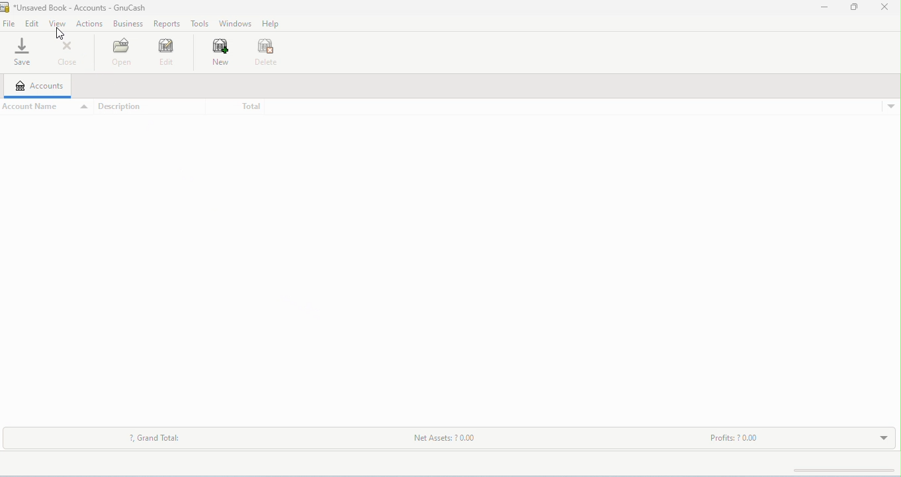 The width and height of the screenshot is (901, 477). Describe the element at coordinates (61, 32) in the screenshot. I see `cursor` at that location.